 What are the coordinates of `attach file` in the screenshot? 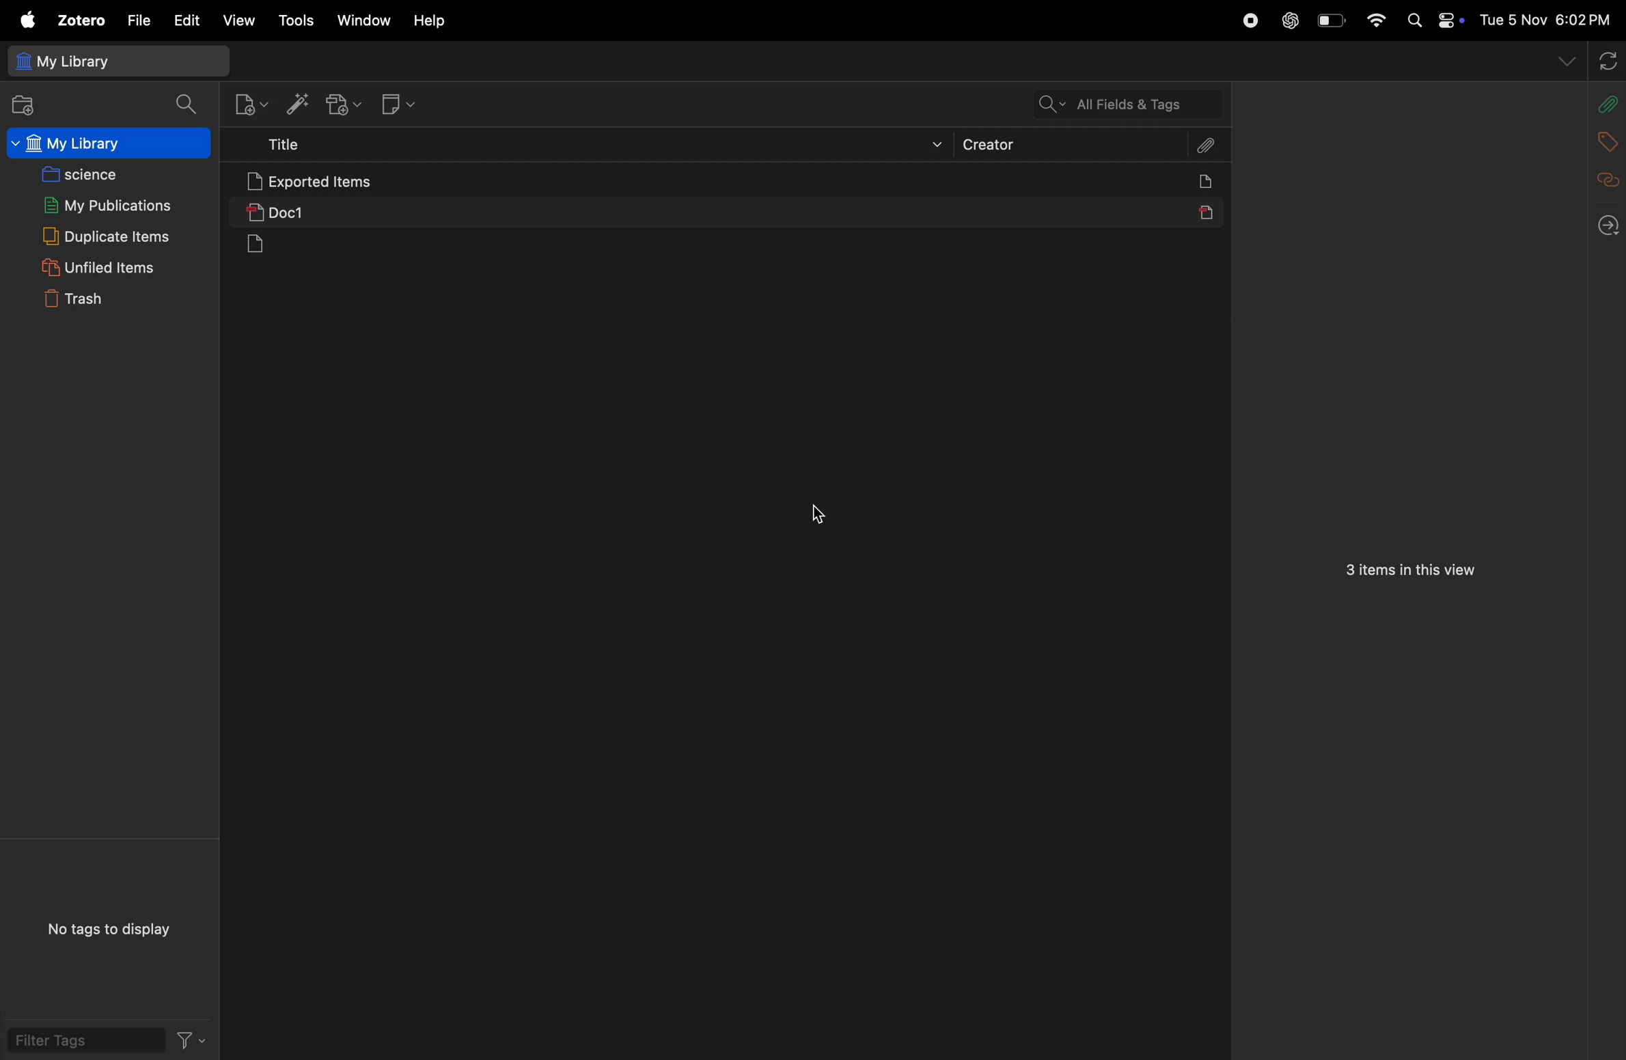 It's located at (1207, 144).